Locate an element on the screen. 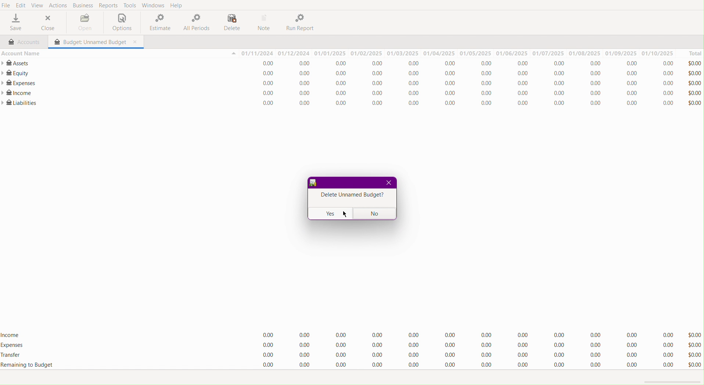 Image resolution: width=704 pixels, height=385 pixels. Edit is located at coordinates (20, 6).